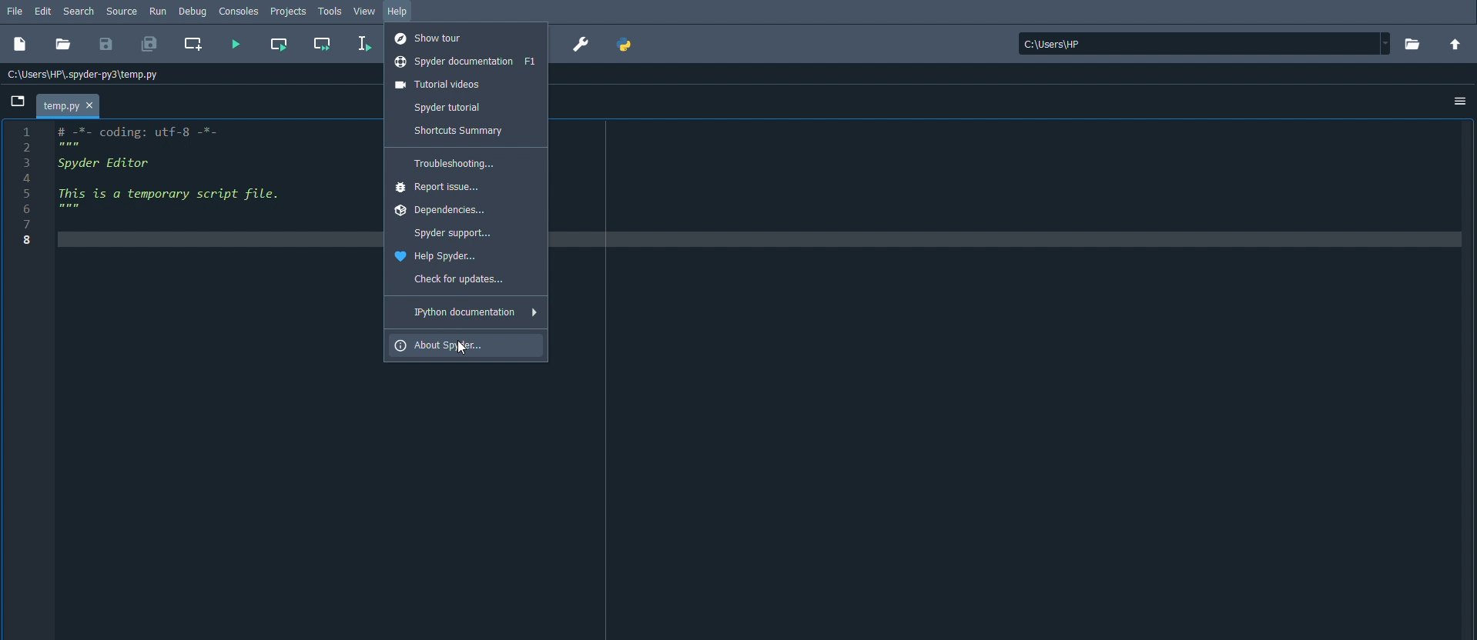 Image resolution: width=1477 pixels, height=640 pixels. Describe the element at coordinates (43, 11) in the screenshot. I see `Edit` at that location.